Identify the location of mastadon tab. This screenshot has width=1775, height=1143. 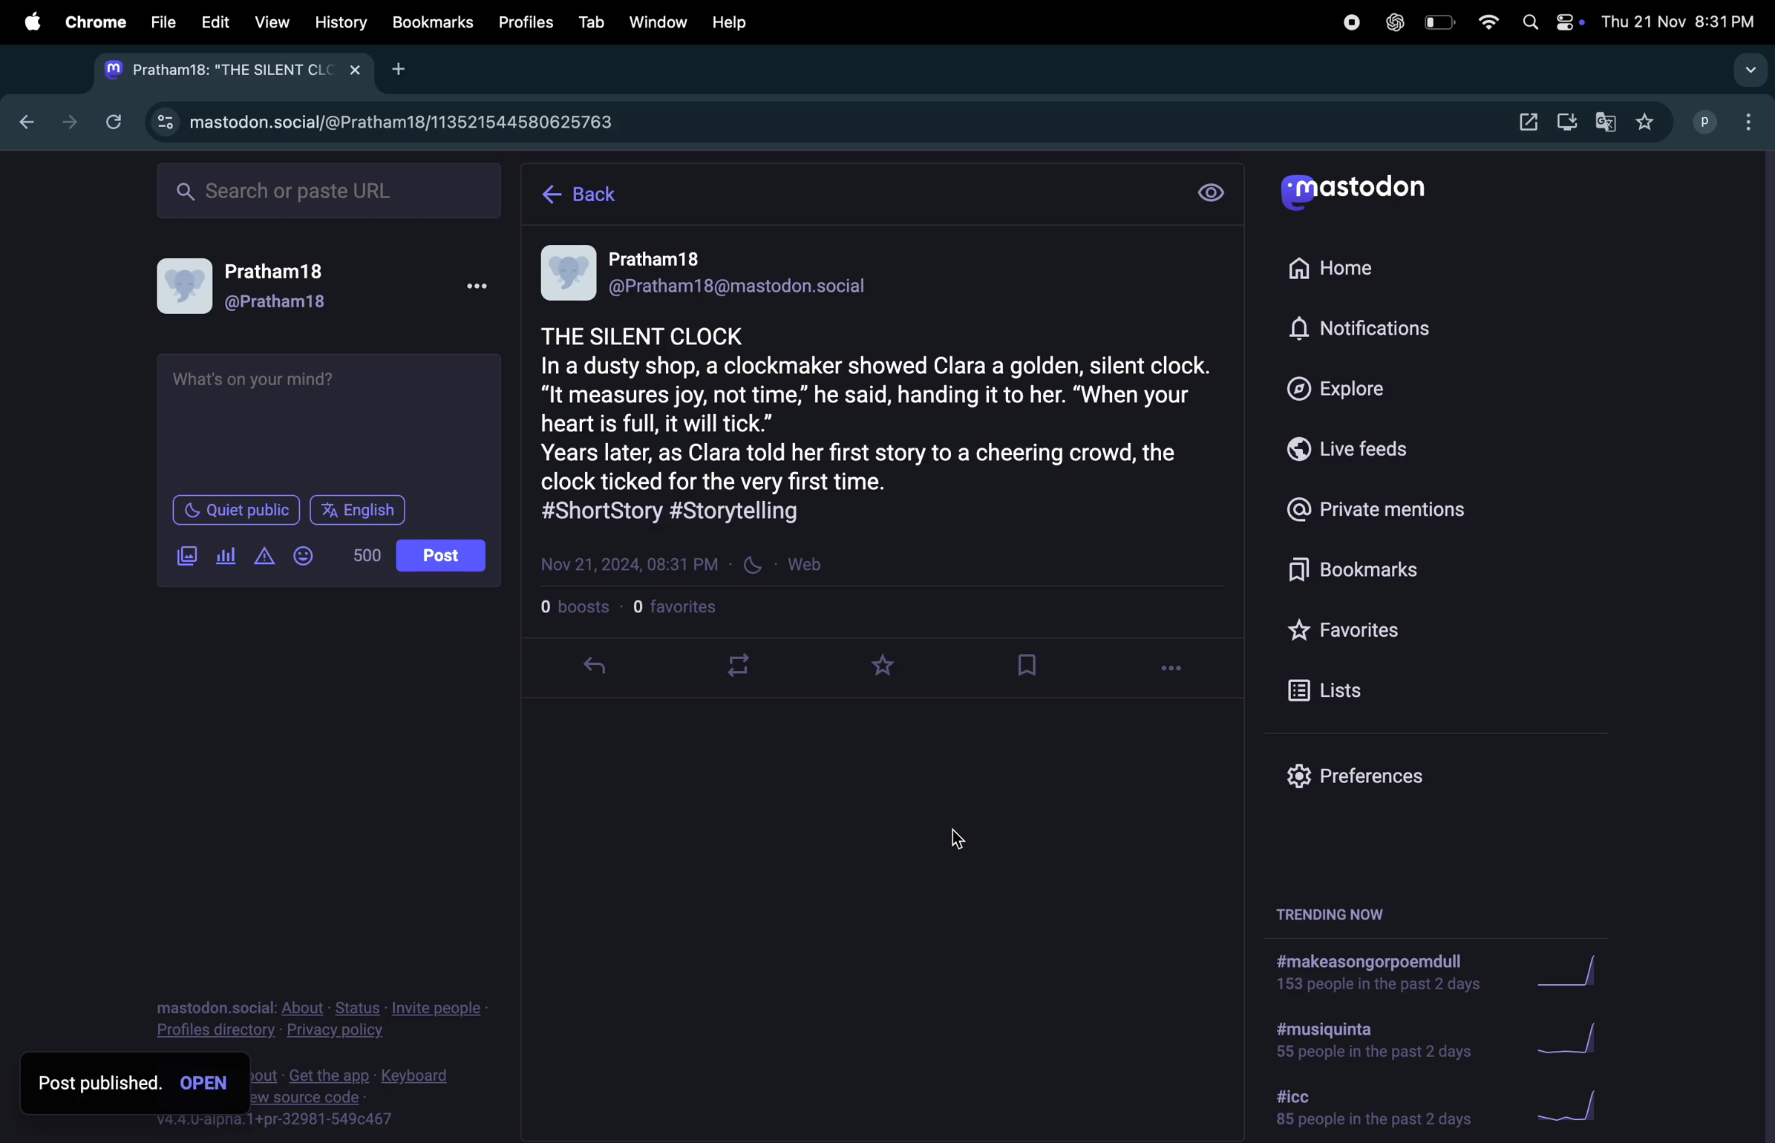
(187, 71).